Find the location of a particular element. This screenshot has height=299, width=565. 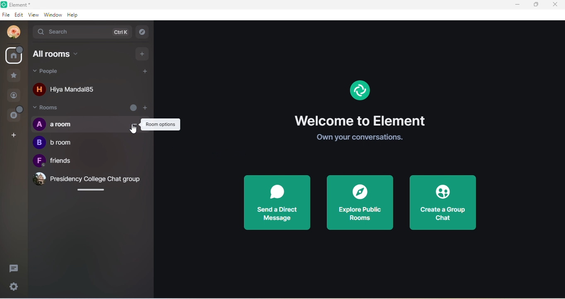

minimize is located at coordinates (512, 5).